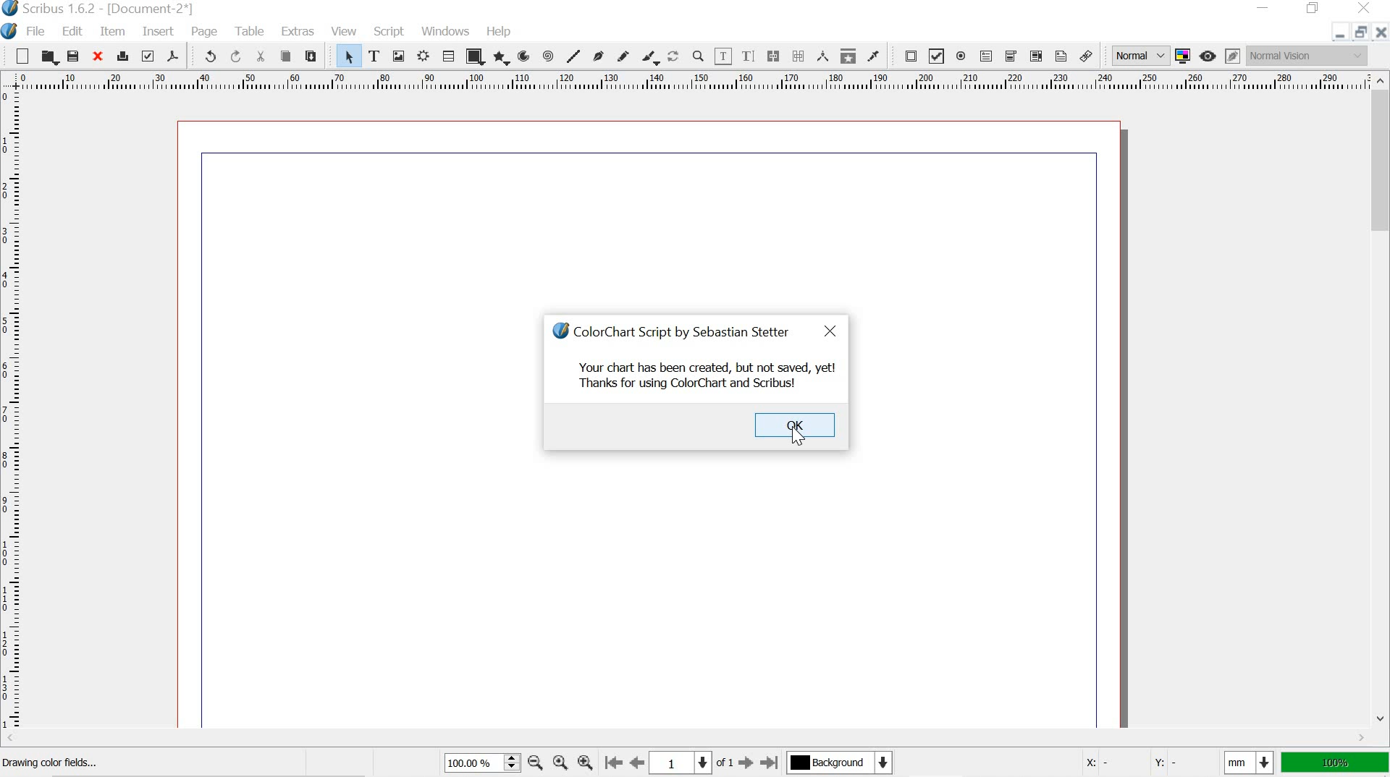 This screenshot has width=1390, height=777. Describe the element at coordinates (17, 55) in the screenshot. I see `new` at that location.